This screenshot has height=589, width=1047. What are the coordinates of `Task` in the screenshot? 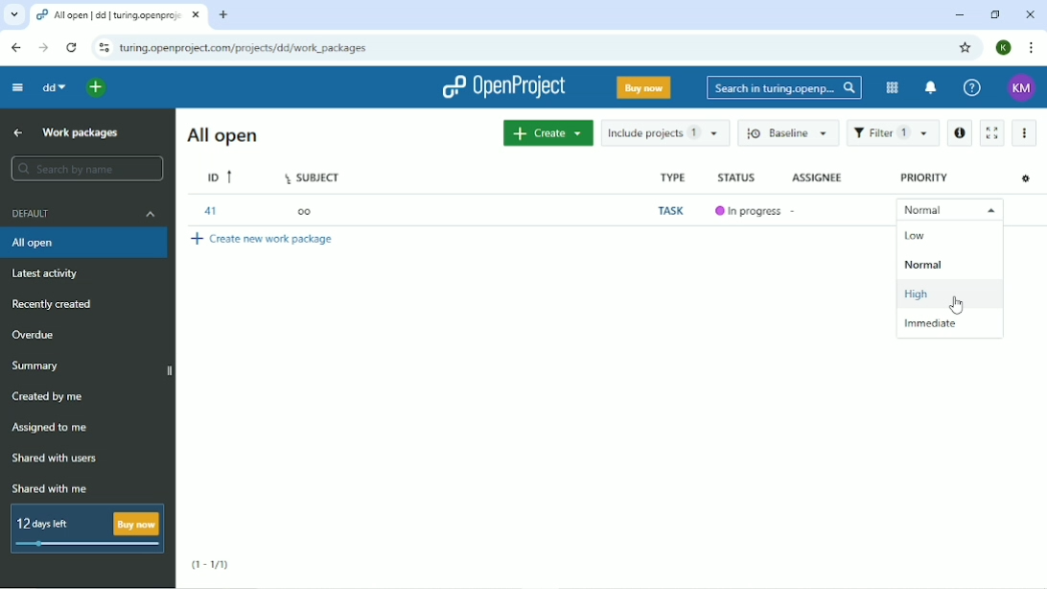 It's located at (666, 212).